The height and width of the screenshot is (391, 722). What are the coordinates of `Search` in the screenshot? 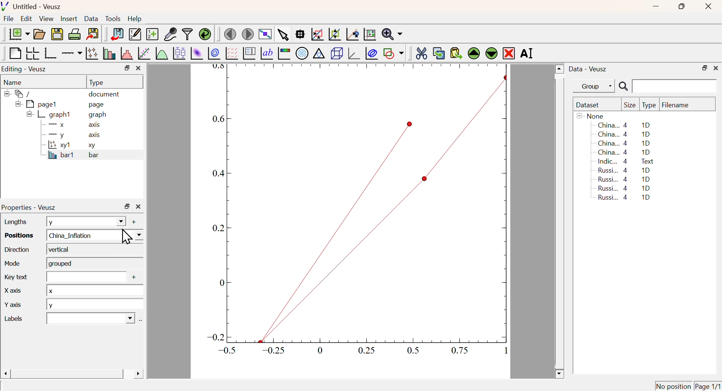 It's located at (623, 87).